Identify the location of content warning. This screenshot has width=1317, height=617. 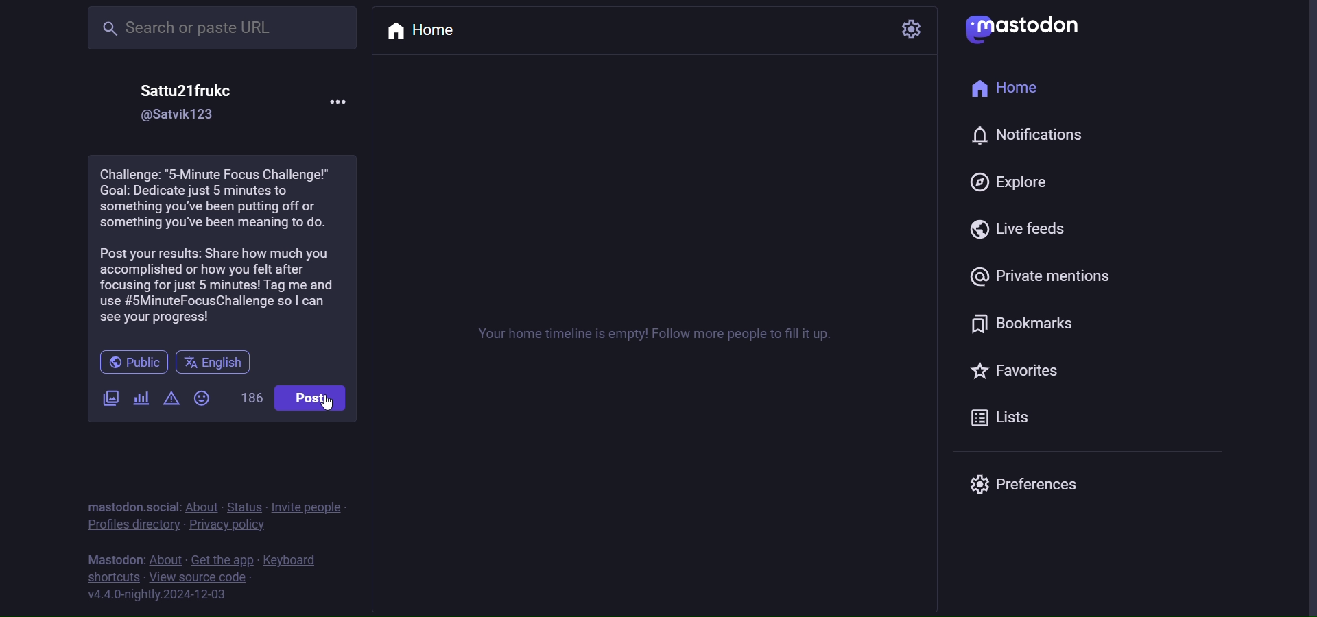
(170, 399).